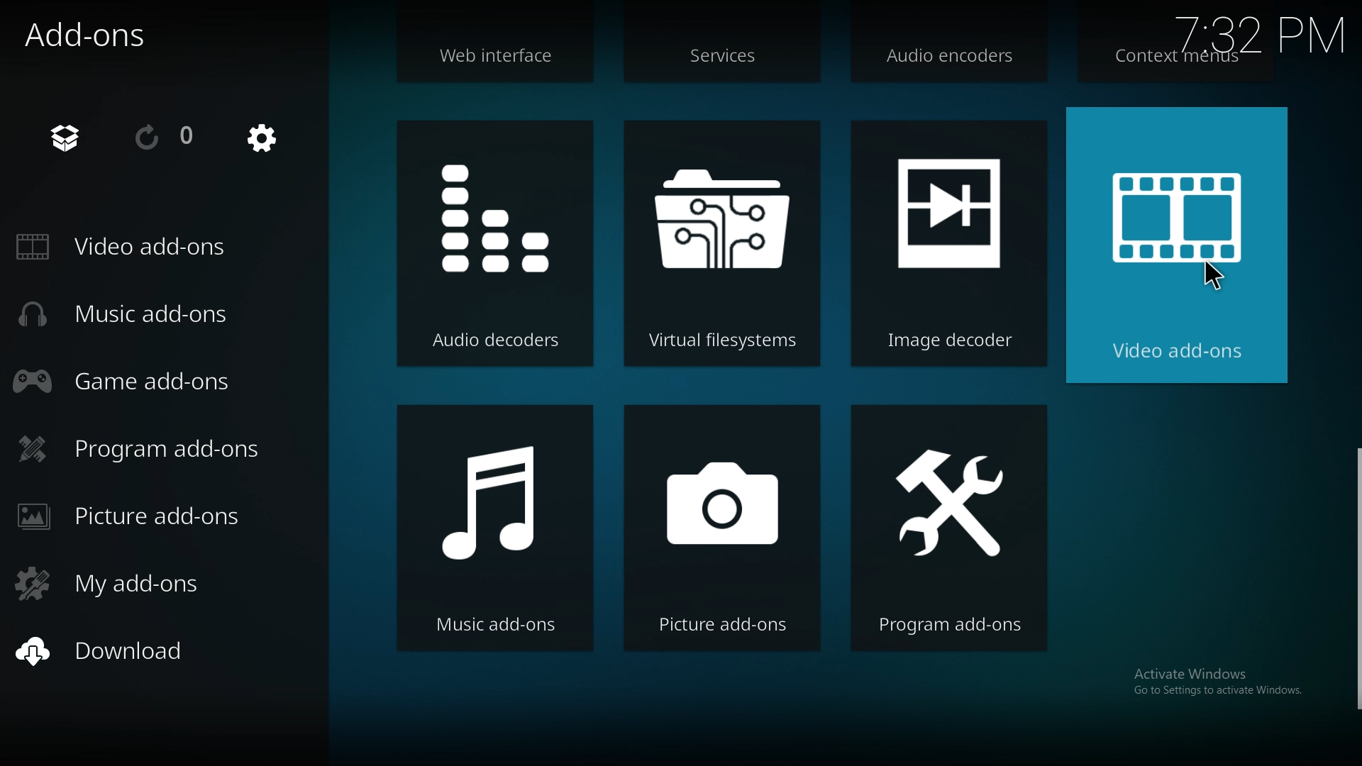 The image size is (1362, 766). I want to click on installed, so click(74, 136).